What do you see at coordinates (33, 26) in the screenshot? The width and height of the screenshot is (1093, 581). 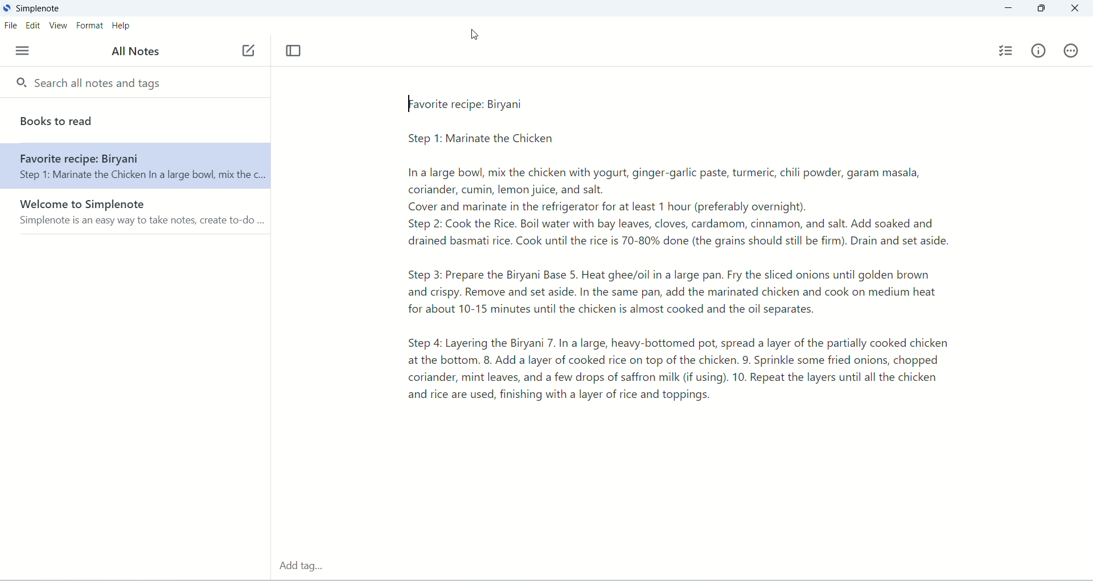 I see `edit` at bounding box center [33, 26].